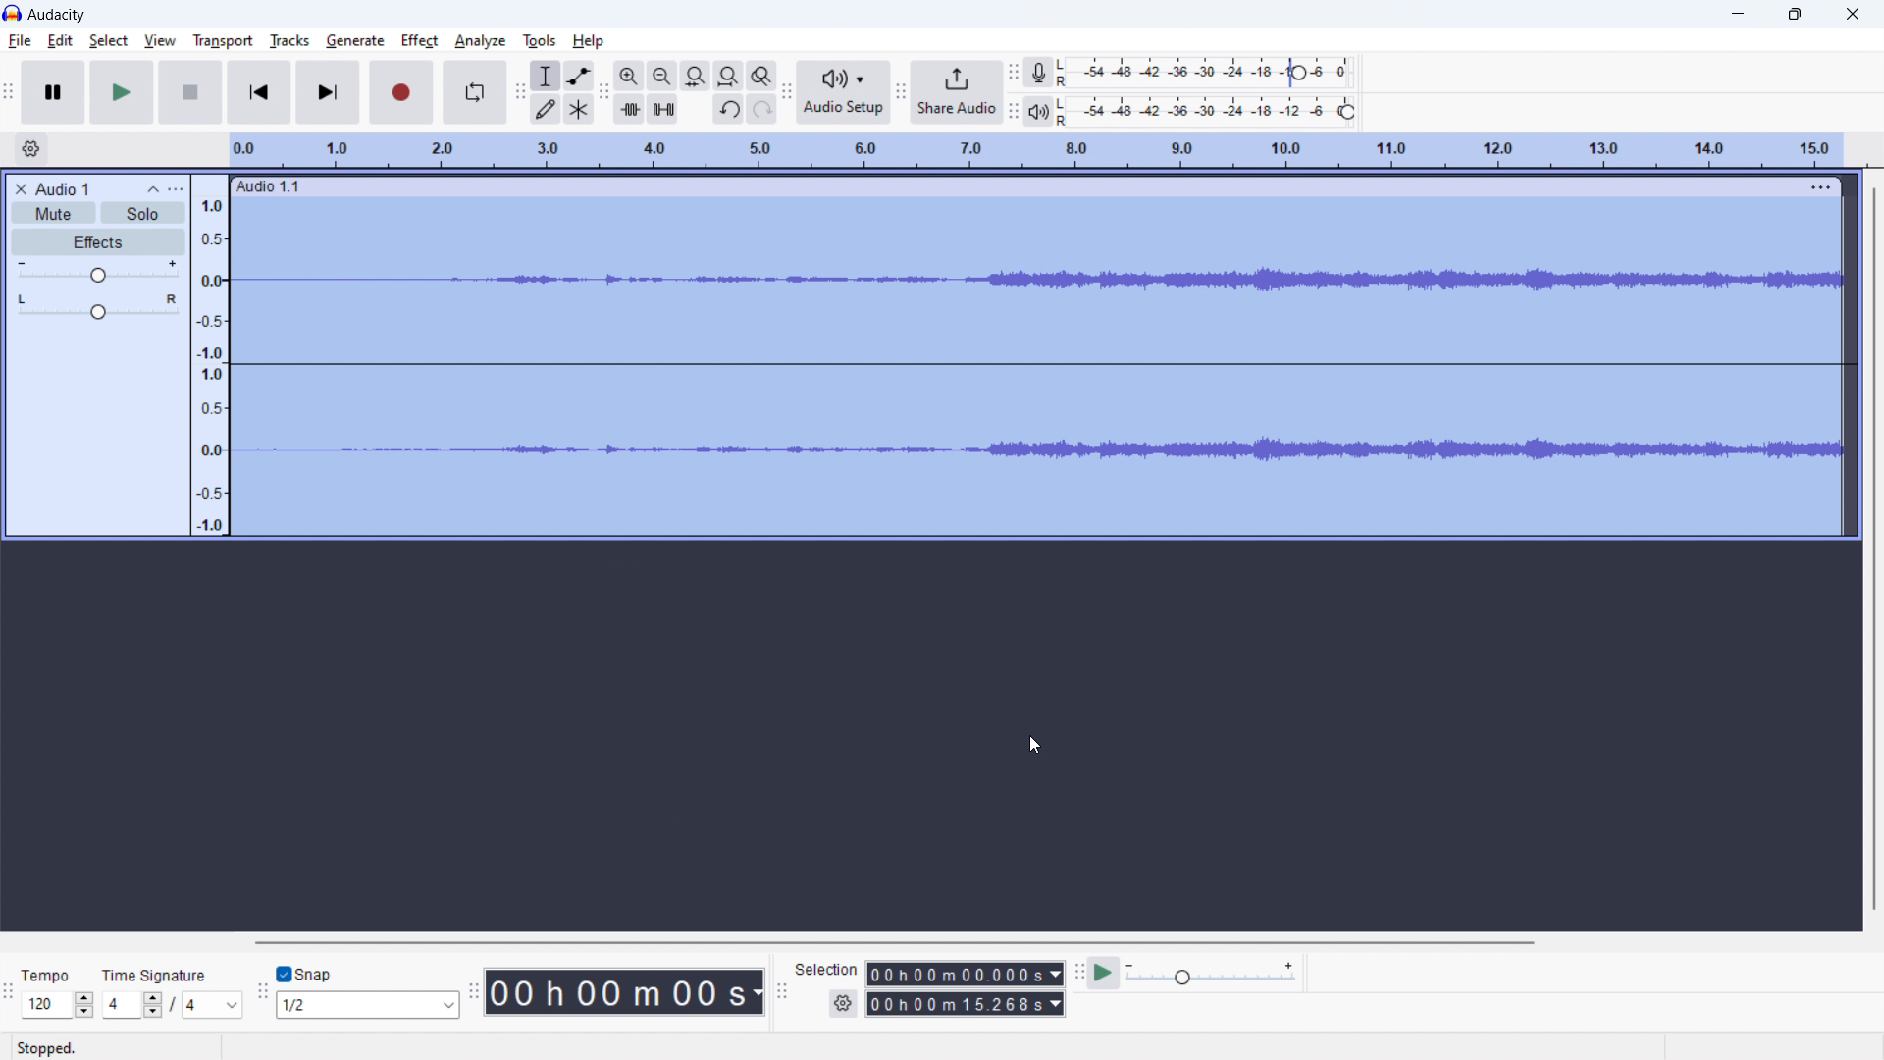  I want to click on tracks, so click(288, 40).